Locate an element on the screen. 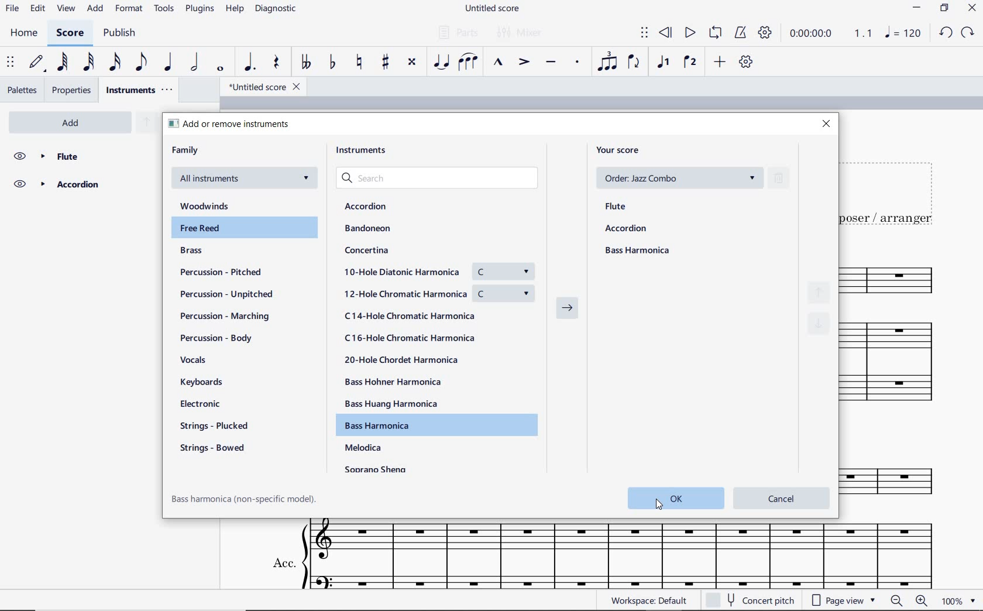 This screenshot has height=611, width=983. voice1 is located at coordinates (663, 63).